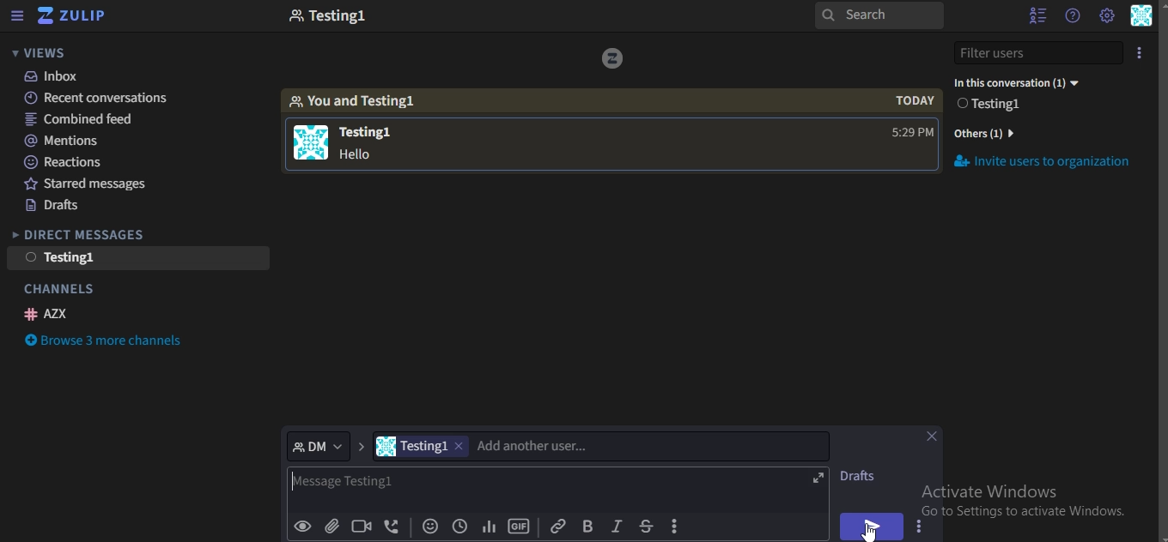  Describe the element at coordinates (645, 526) in the screenshot. I see `strikethrough` at that location.